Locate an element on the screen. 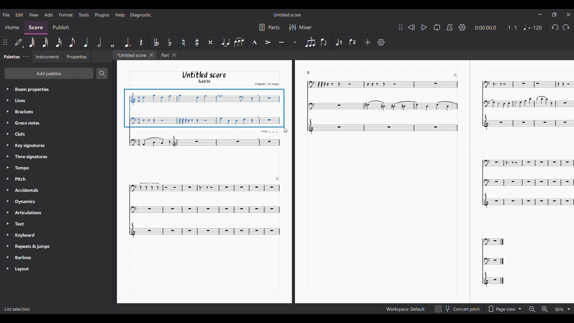 The height and width of the screenshot is (323, 574).  is located at coordinates (7, 258).